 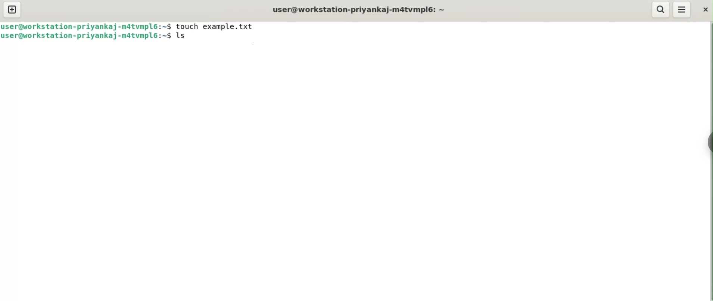 What do you see at coordinates (13, 10) in the screenshot?
I see `new tab` at bounding box center [13, 10].